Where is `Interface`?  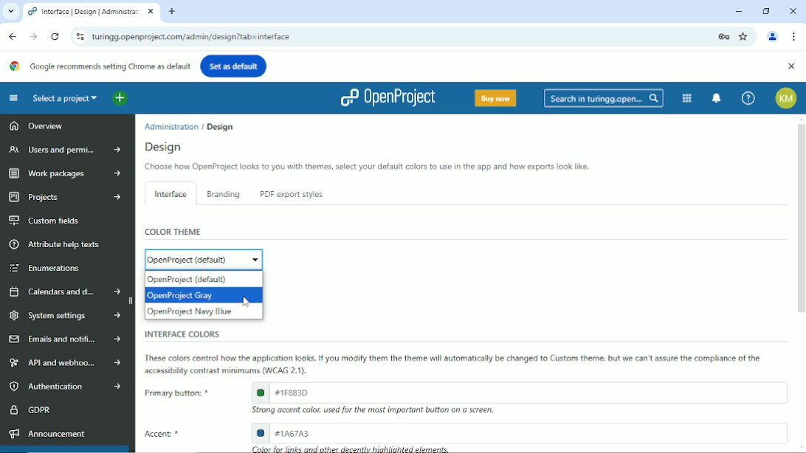
Interface is located at coordinates (168, 193).